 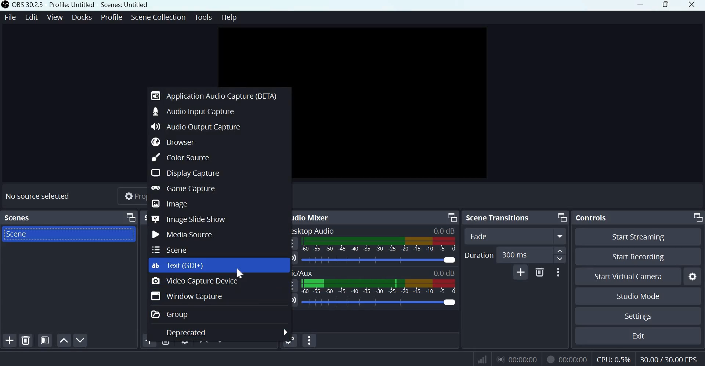 What do you see at coordinates (666, 5) in the screenshot?
I see `Window size toggle` at bounding box center [666, 5].